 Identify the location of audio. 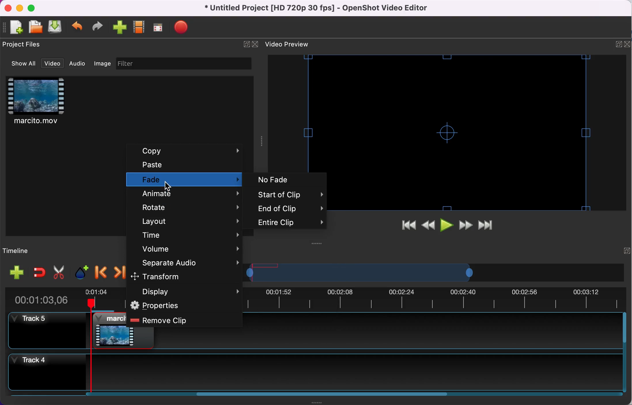
(77, 63).